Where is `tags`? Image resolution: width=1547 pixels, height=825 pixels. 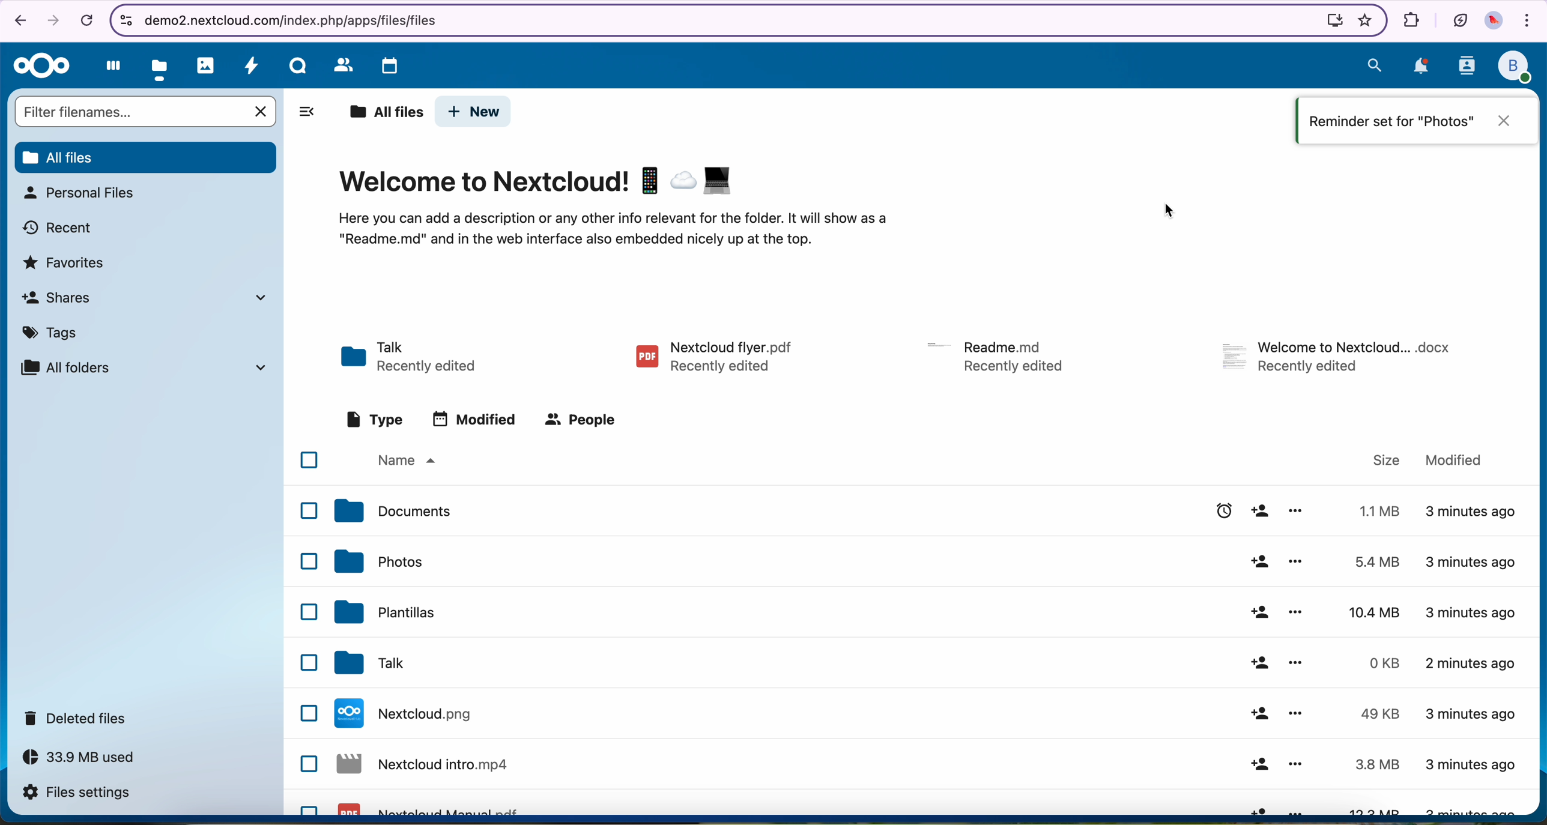
tags is located at coordinates (50, 334).